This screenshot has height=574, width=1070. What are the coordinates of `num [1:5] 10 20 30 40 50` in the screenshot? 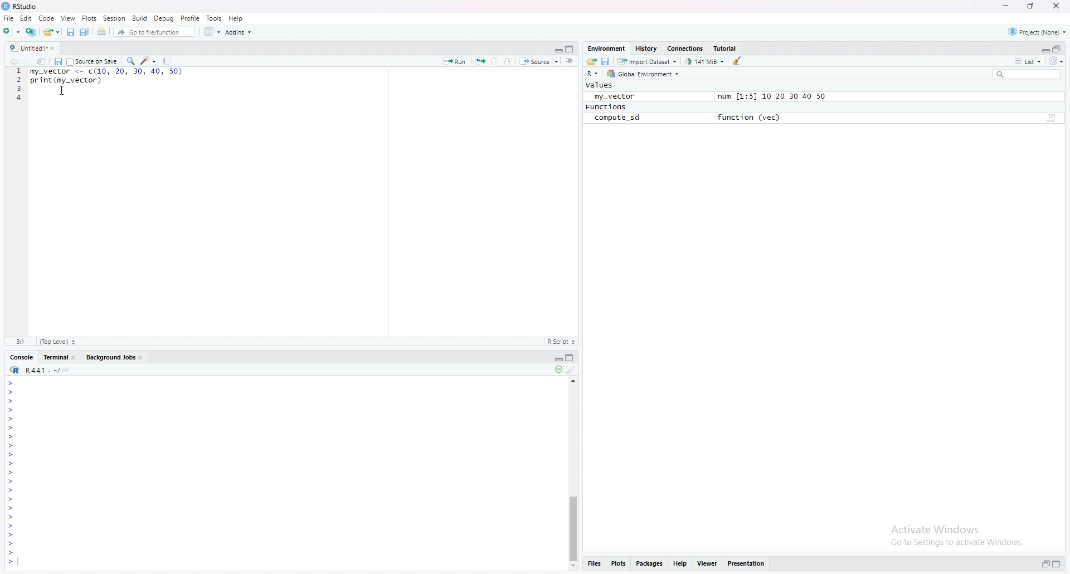 It's located at (771, 97).